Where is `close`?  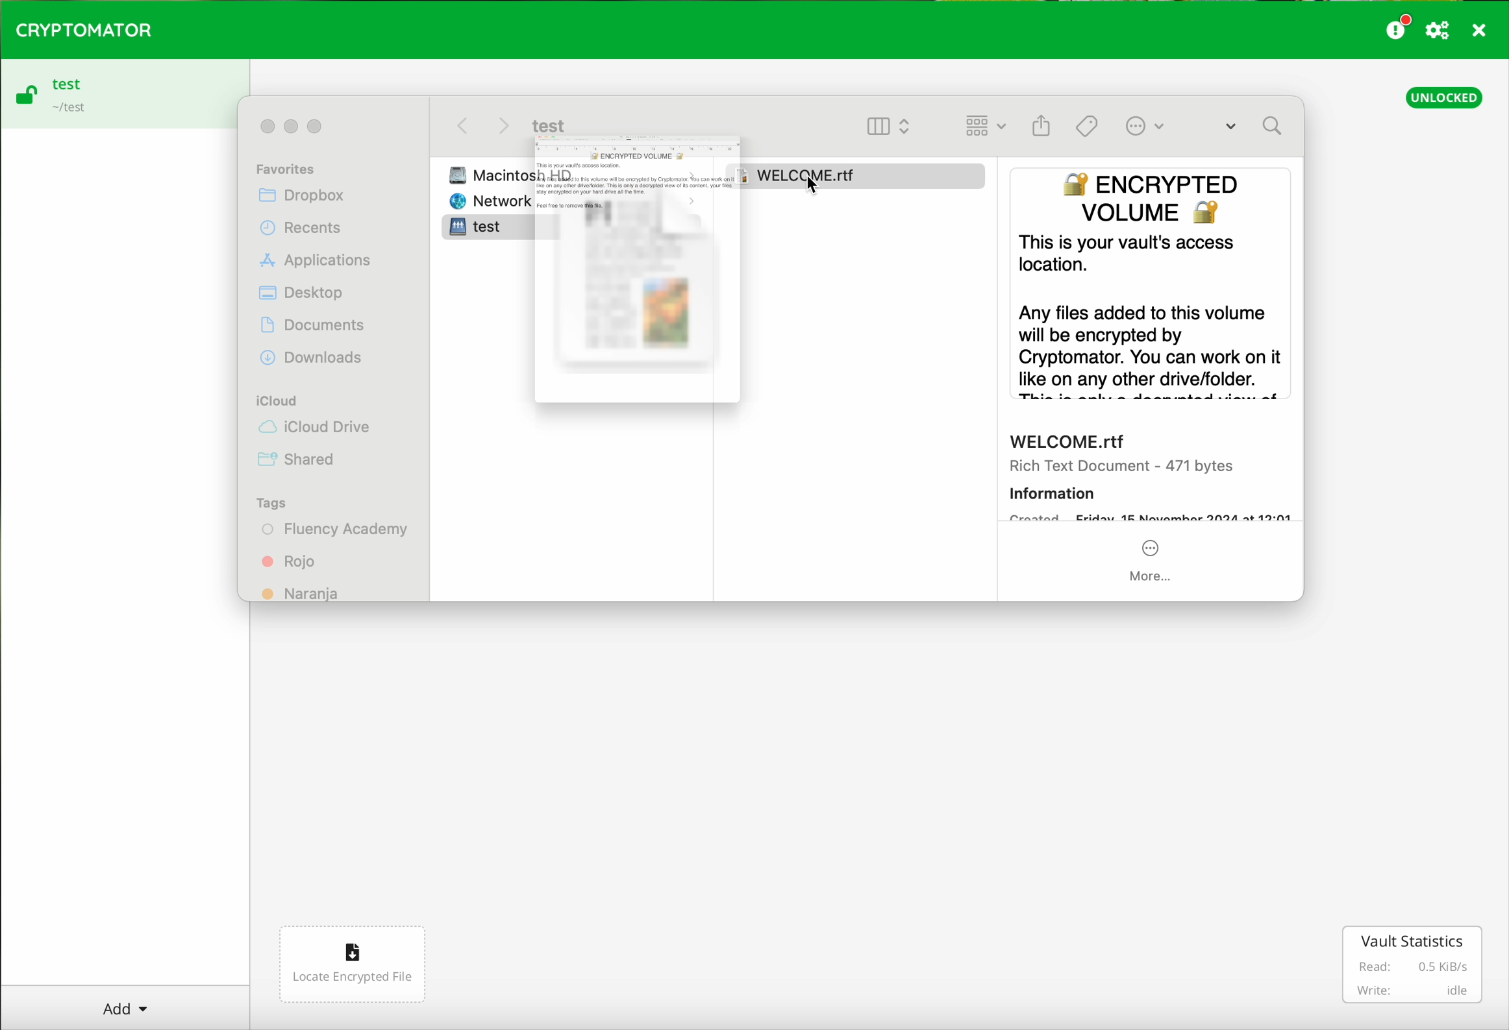
close is located at coordinates (1480, 32).